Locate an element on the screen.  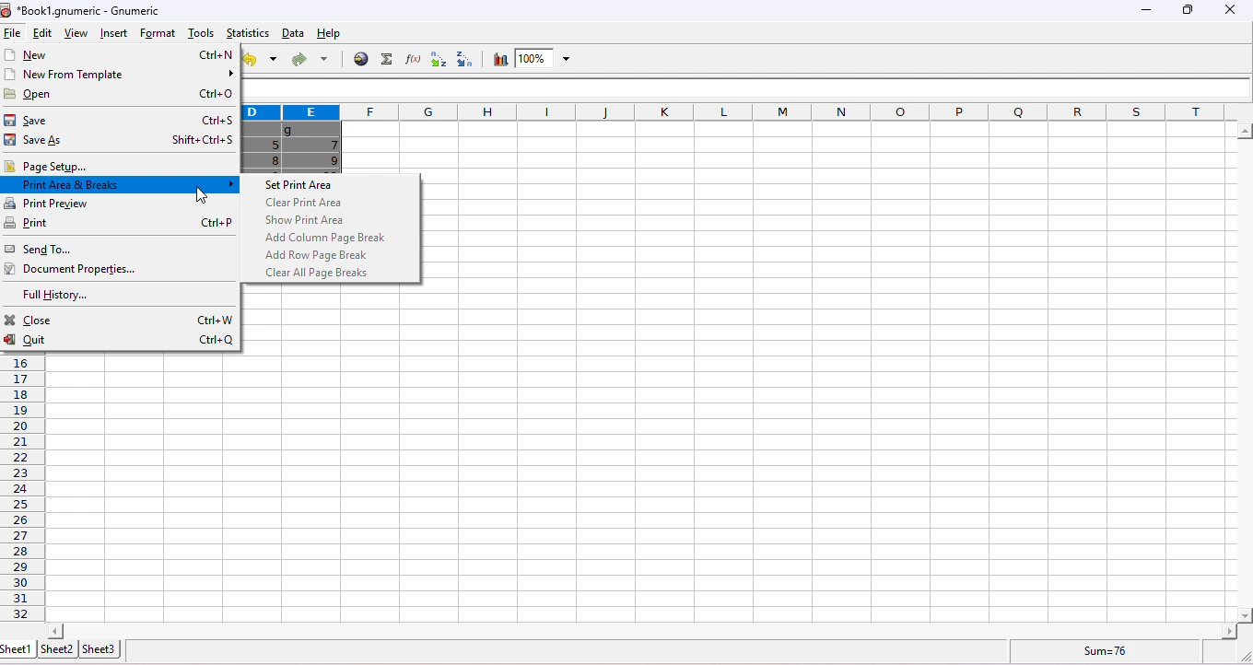
edit is located at coordinates (40, 34).